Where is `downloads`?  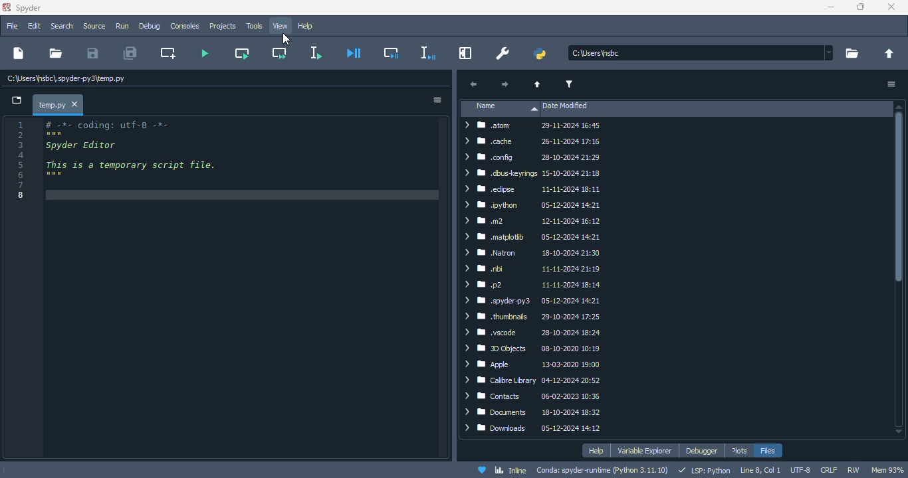 downloads is located at coordinates (536, 428).